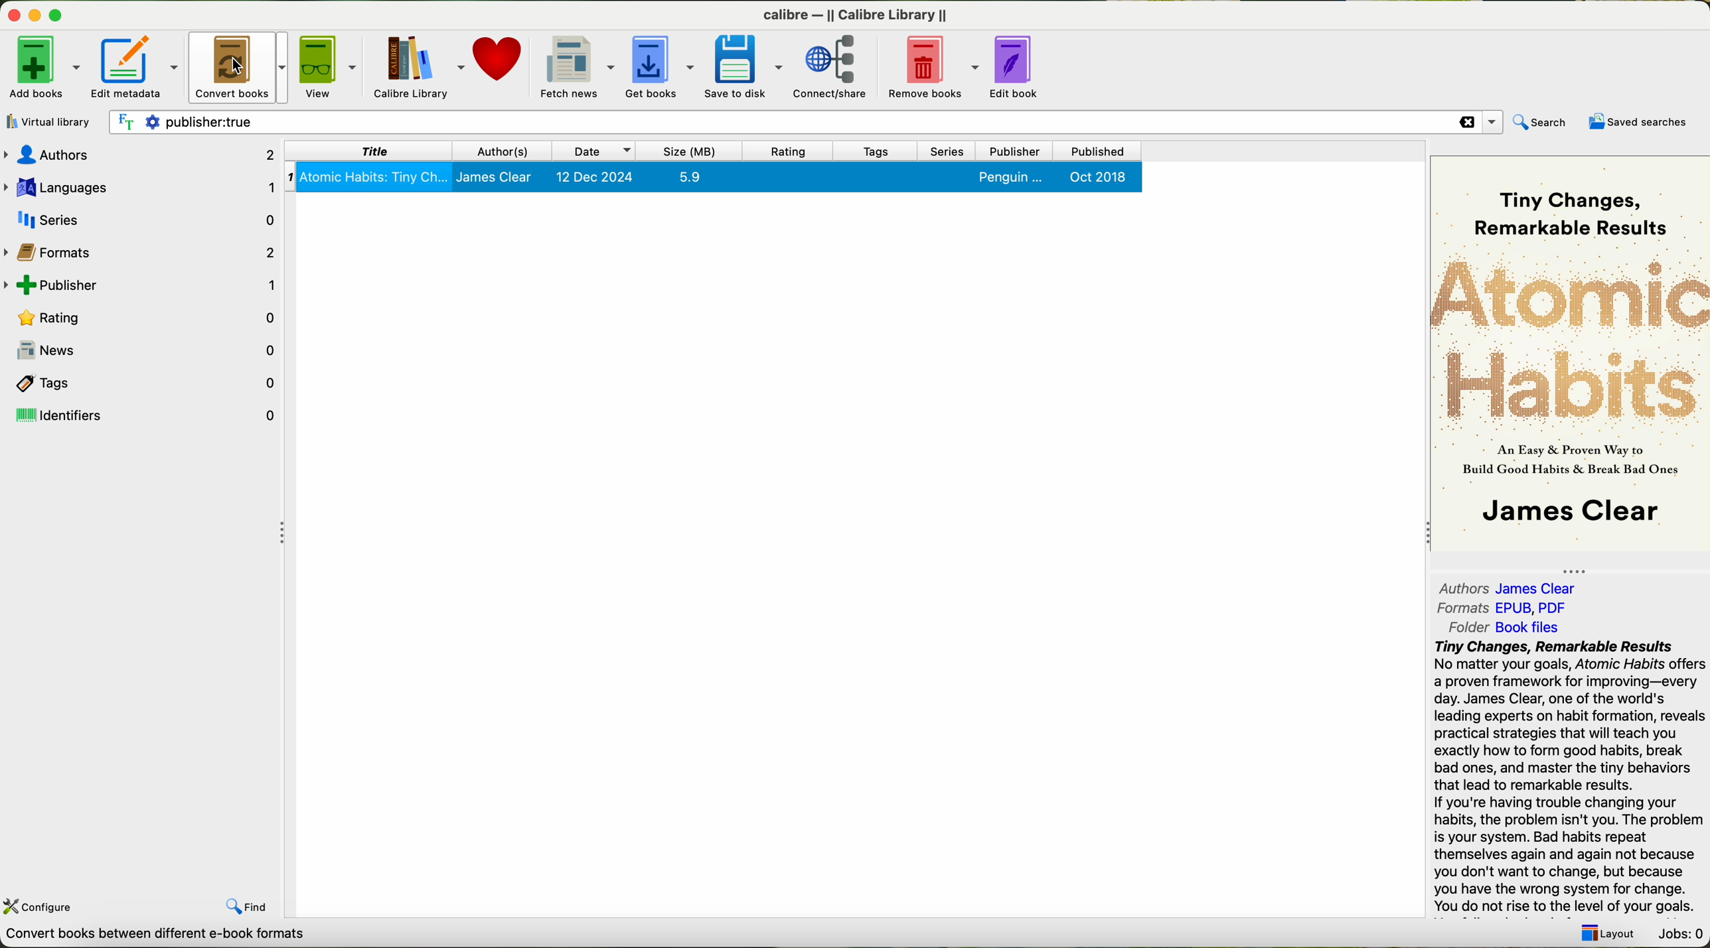 Image resolution: width=1710 pixels, height=948 pixels. What do you see at coordinates (143, 220) in the screenshot?
I see `series` at bounding box center [143, 220].